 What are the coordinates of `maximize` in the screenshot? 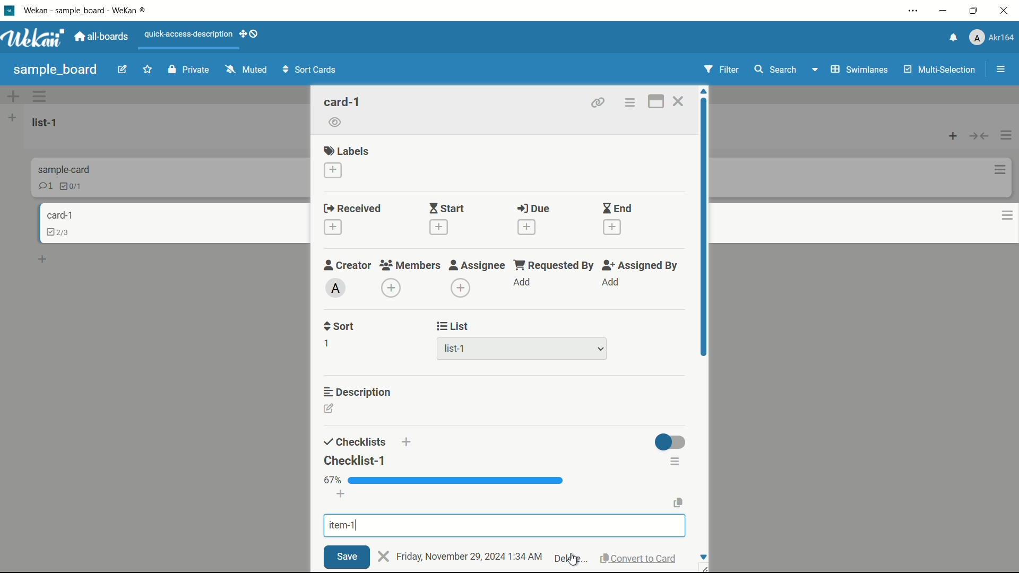 It's located at (974, 11).